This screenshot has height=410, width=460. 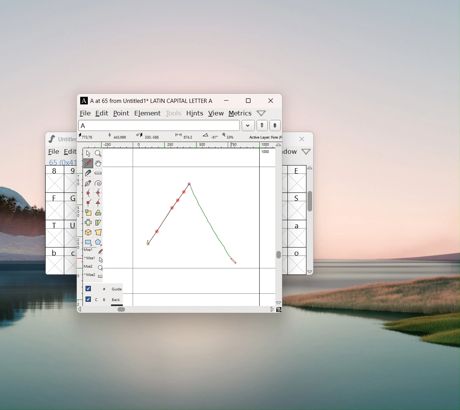 What do you see at coordinates (89, 243) in the screenshot?
I see `rectangle or ellipse` at bounding box center [89, 243].